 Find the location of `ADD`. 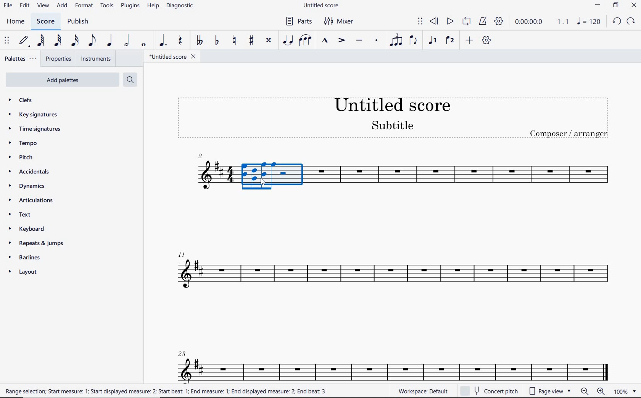

ADD is located at coordinates (63, 6).